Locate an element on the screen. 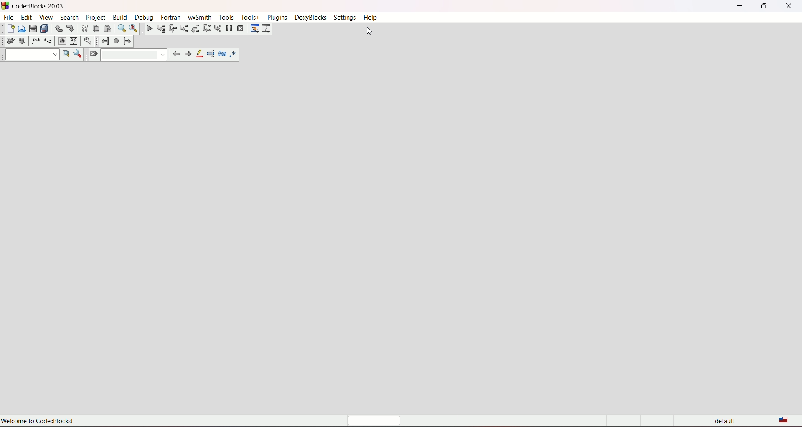  clear is located at coordinates (92, 53).